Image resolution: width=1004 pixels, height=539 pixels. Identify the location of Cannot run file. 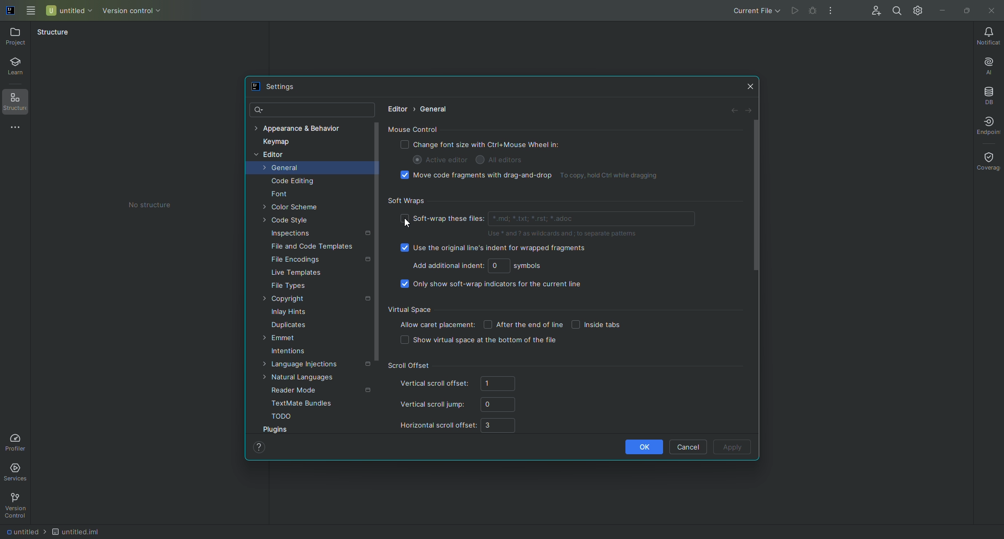
(814, 9).